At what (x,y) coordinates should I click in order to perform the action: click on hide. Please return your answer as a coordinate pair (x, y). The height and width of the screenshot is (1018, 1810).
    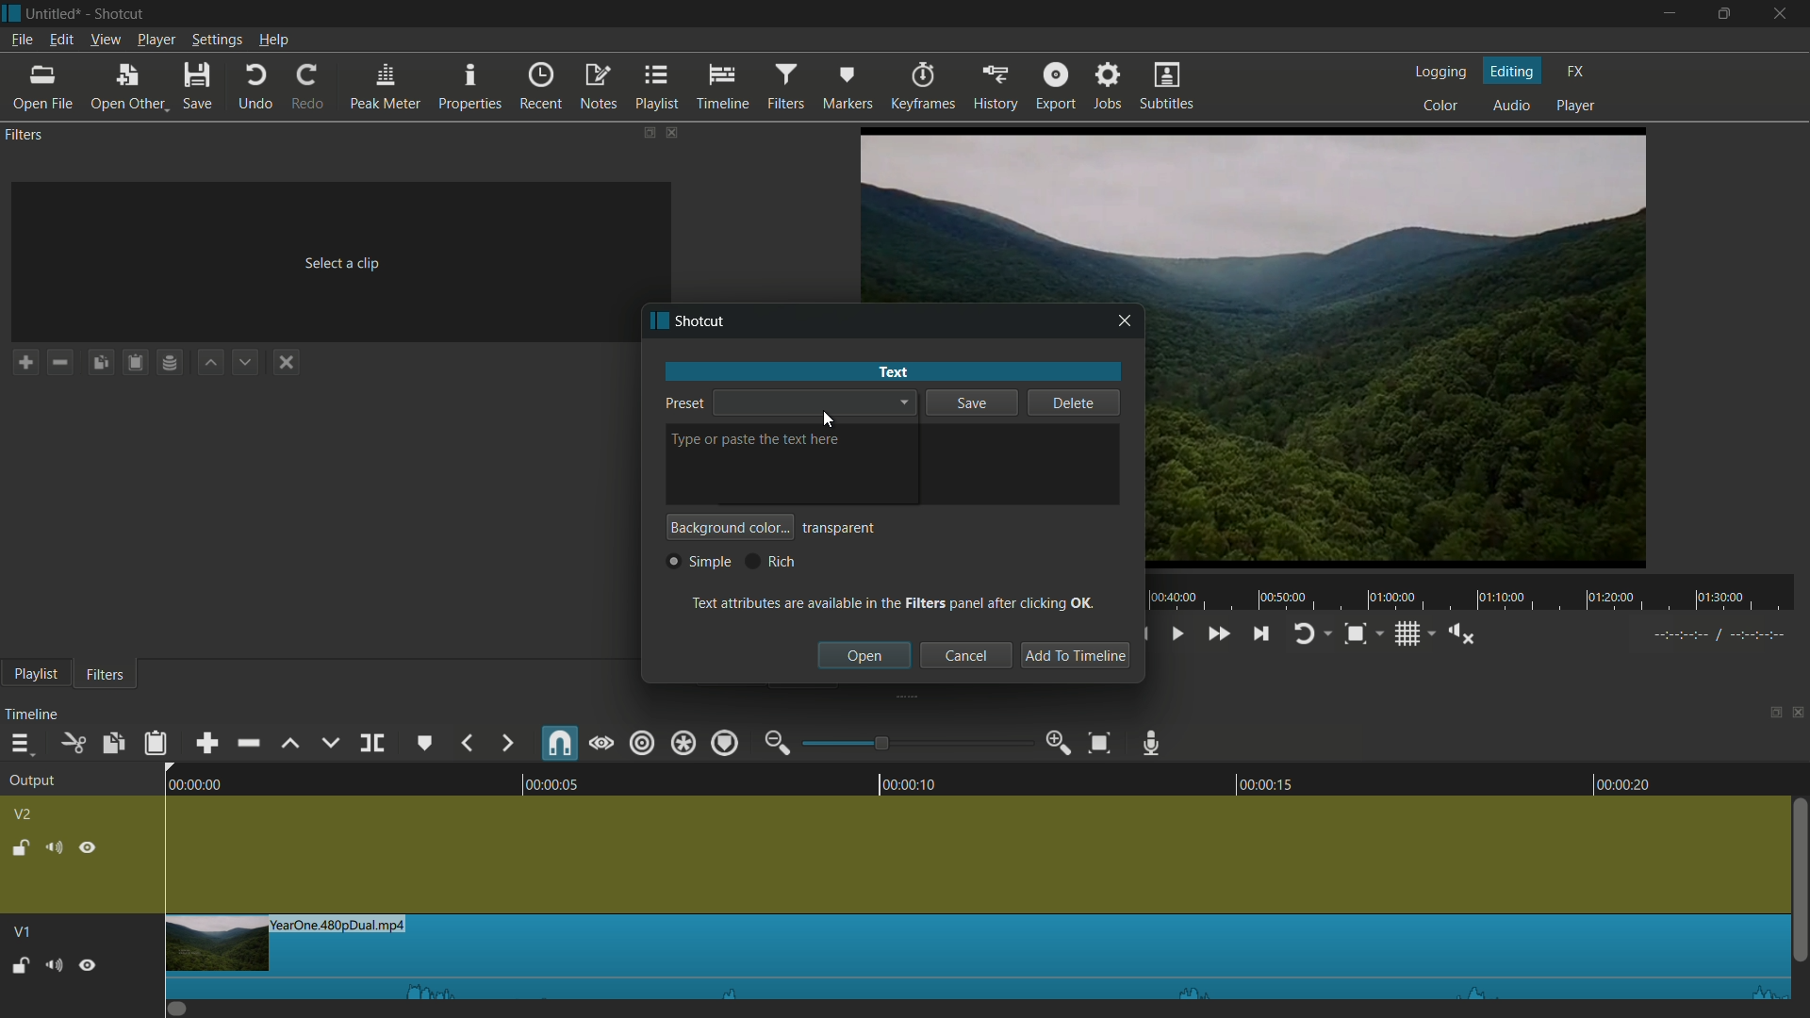
    Looking at the image, I should click on (90, 846).